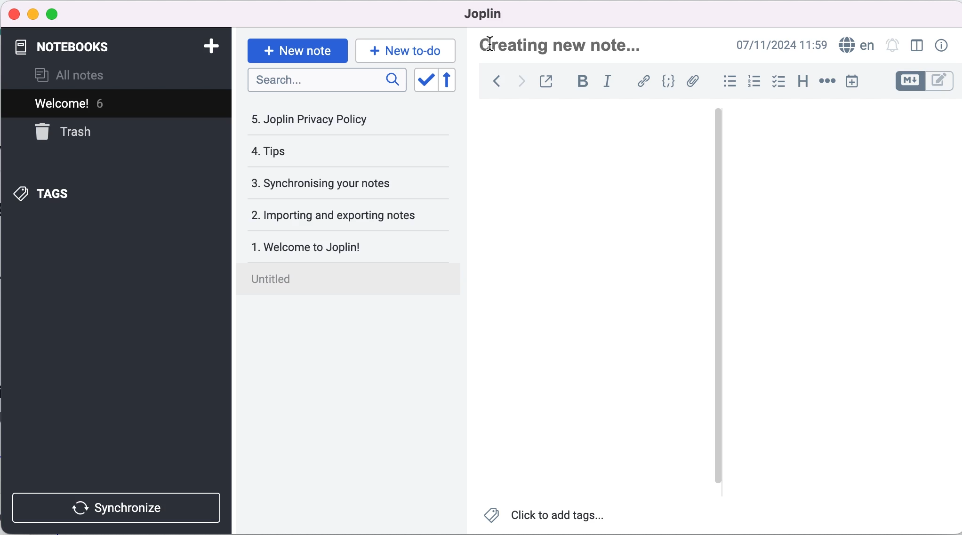 Image resolution: width=962 pixels, height=535 pixels. What do you see at coordinates (297, 48) in the screenshot?
I see `new note` at bounding box center [297, 48].